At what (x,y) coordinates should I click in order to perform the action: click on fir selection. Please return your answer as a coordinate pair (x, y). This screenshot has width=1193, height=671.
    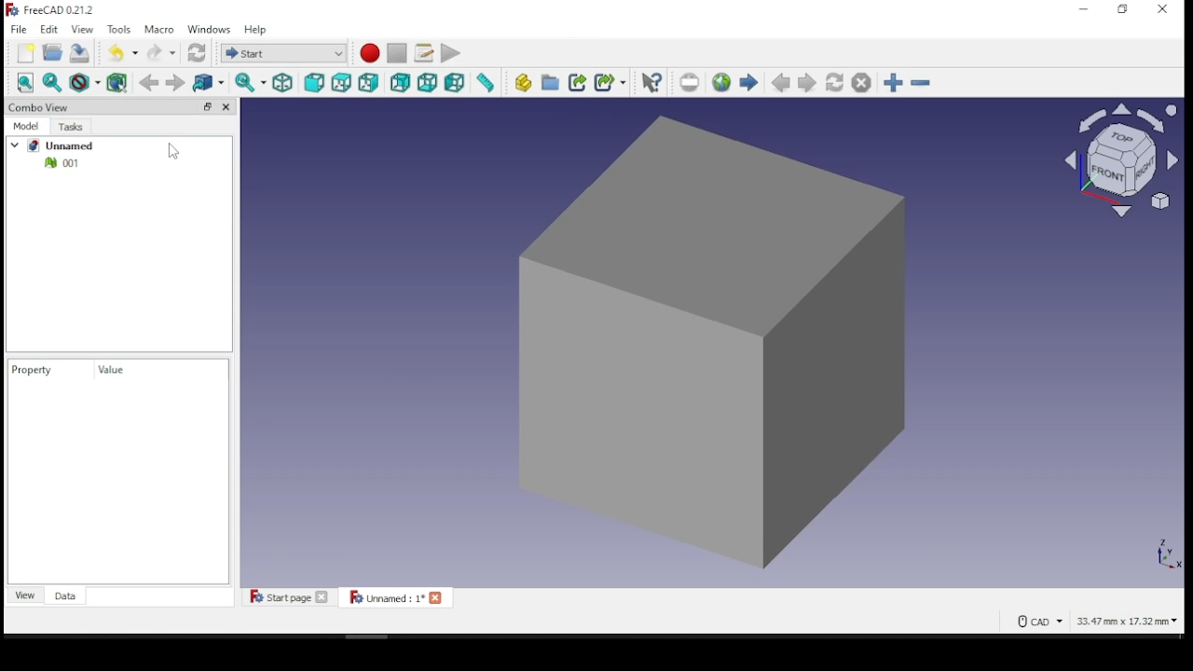
    Looking at the image, I should click on (53, 82).